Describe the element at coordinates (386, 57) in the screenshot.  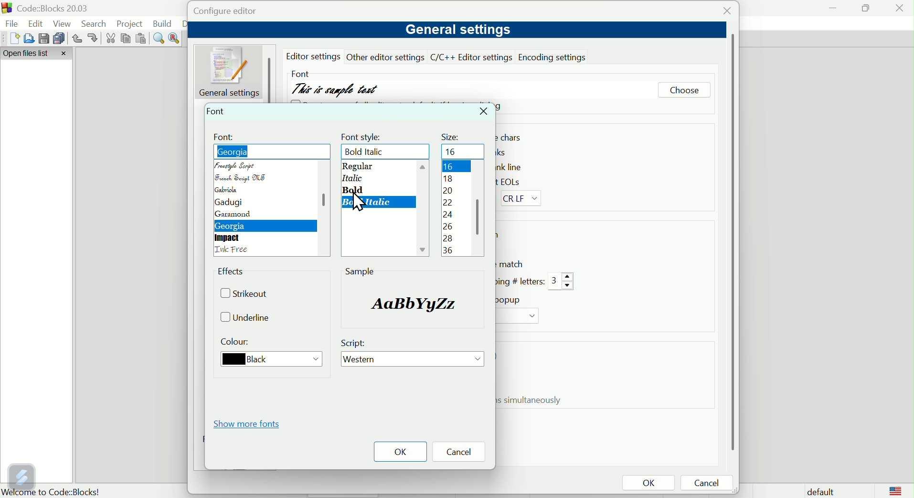
I see `other editor settings` at that location.